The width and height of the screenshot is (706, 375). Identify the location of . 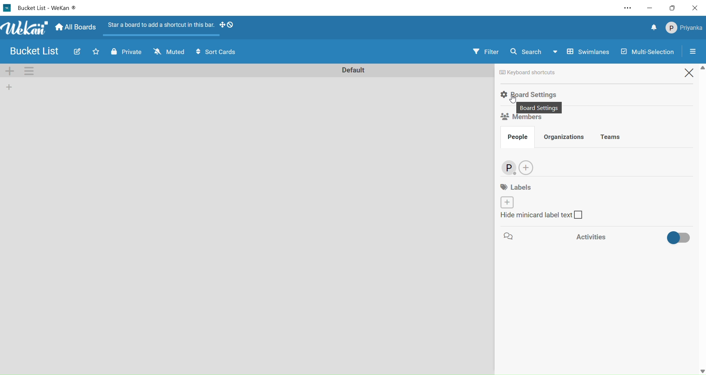
(566, 137).